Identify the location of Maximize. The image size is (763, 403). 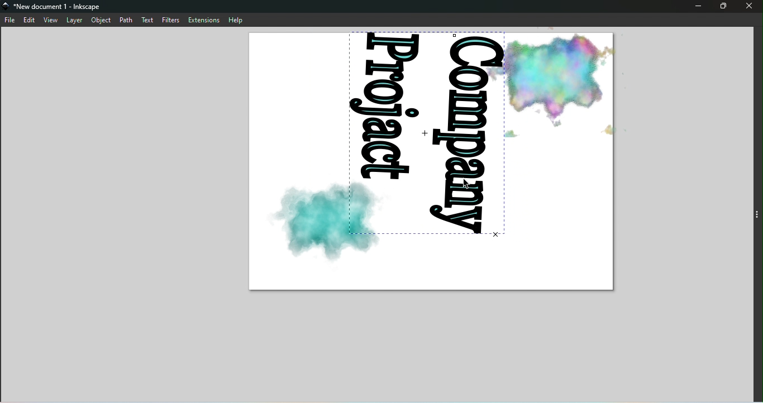
(723, 6).